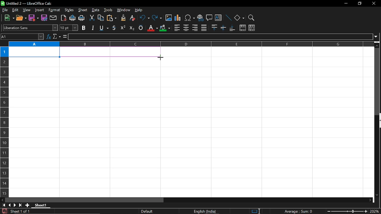  Describe the element at coordinates (4, 211) in the screenshot. I see `save ` at that location.